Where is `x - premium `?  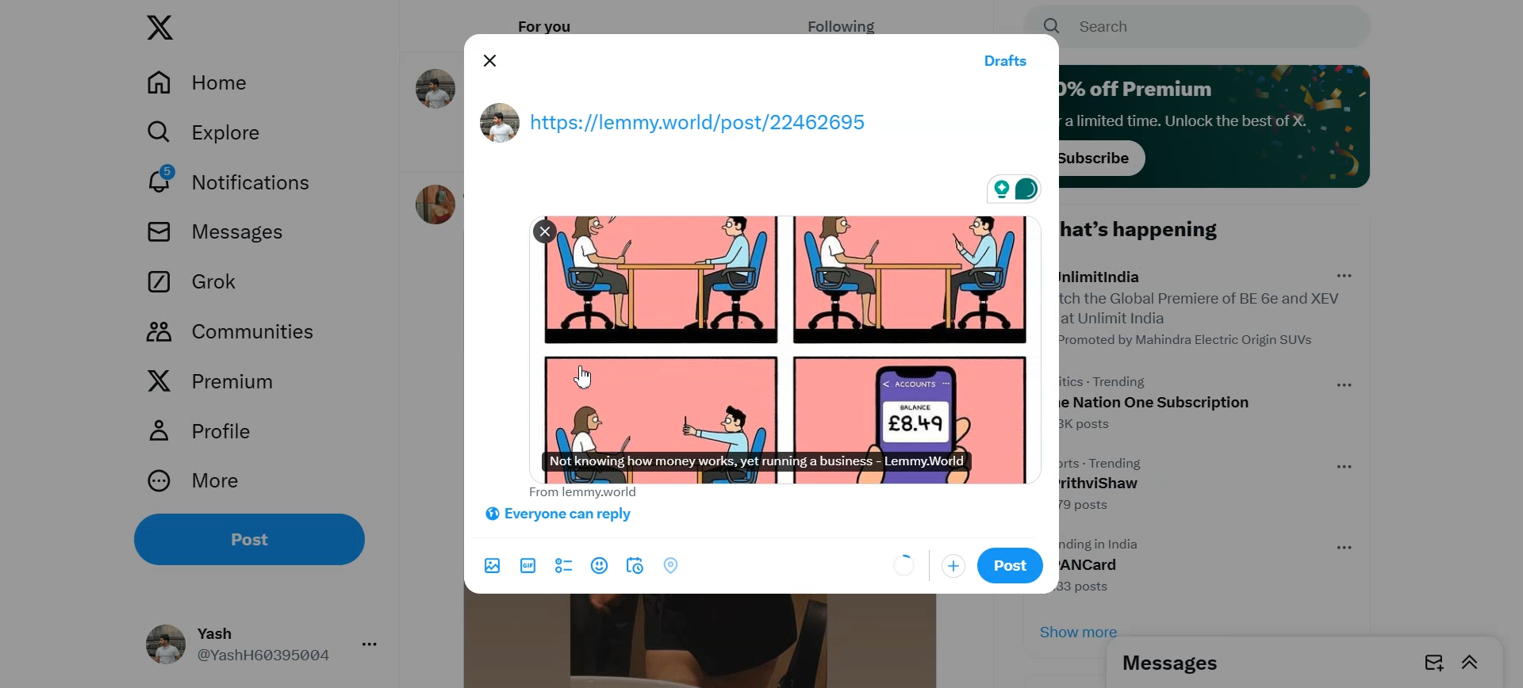
x - premium  is located at coordinates (217, 384).